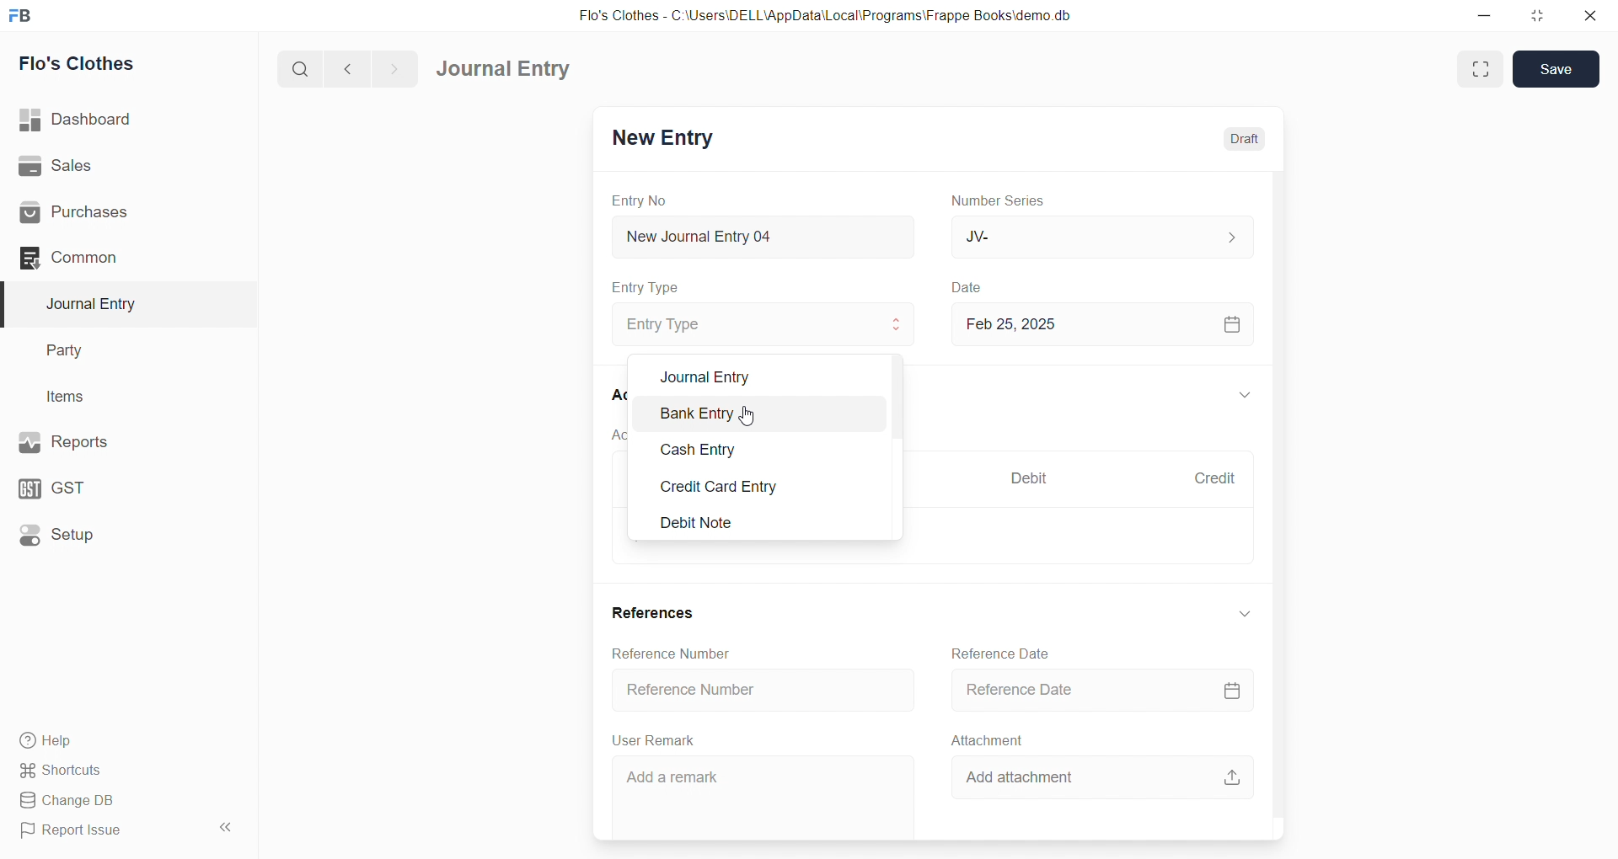  Describe the element at coordinates (1094, 689) in the screenshot. I see `Reference Date` at that location.